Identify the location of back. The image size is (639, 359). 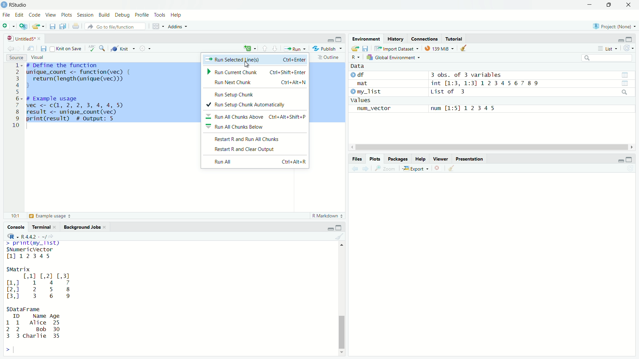
(356, 169).